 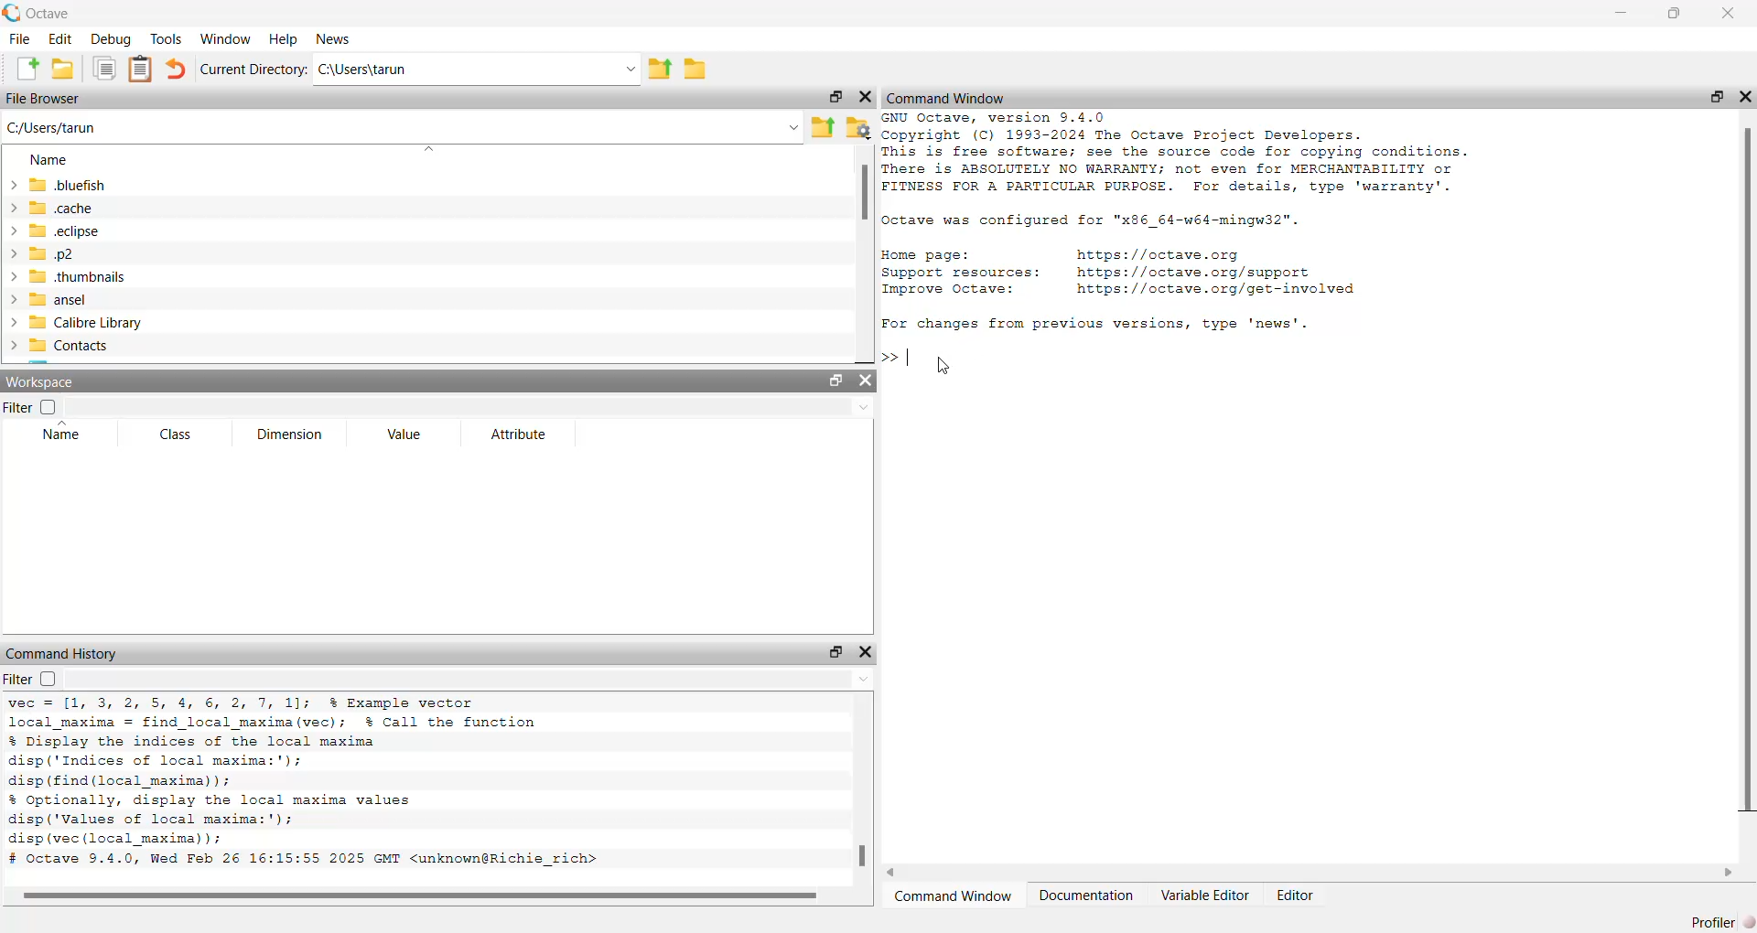 I want to click on Command History, so click(x=65, y=653).